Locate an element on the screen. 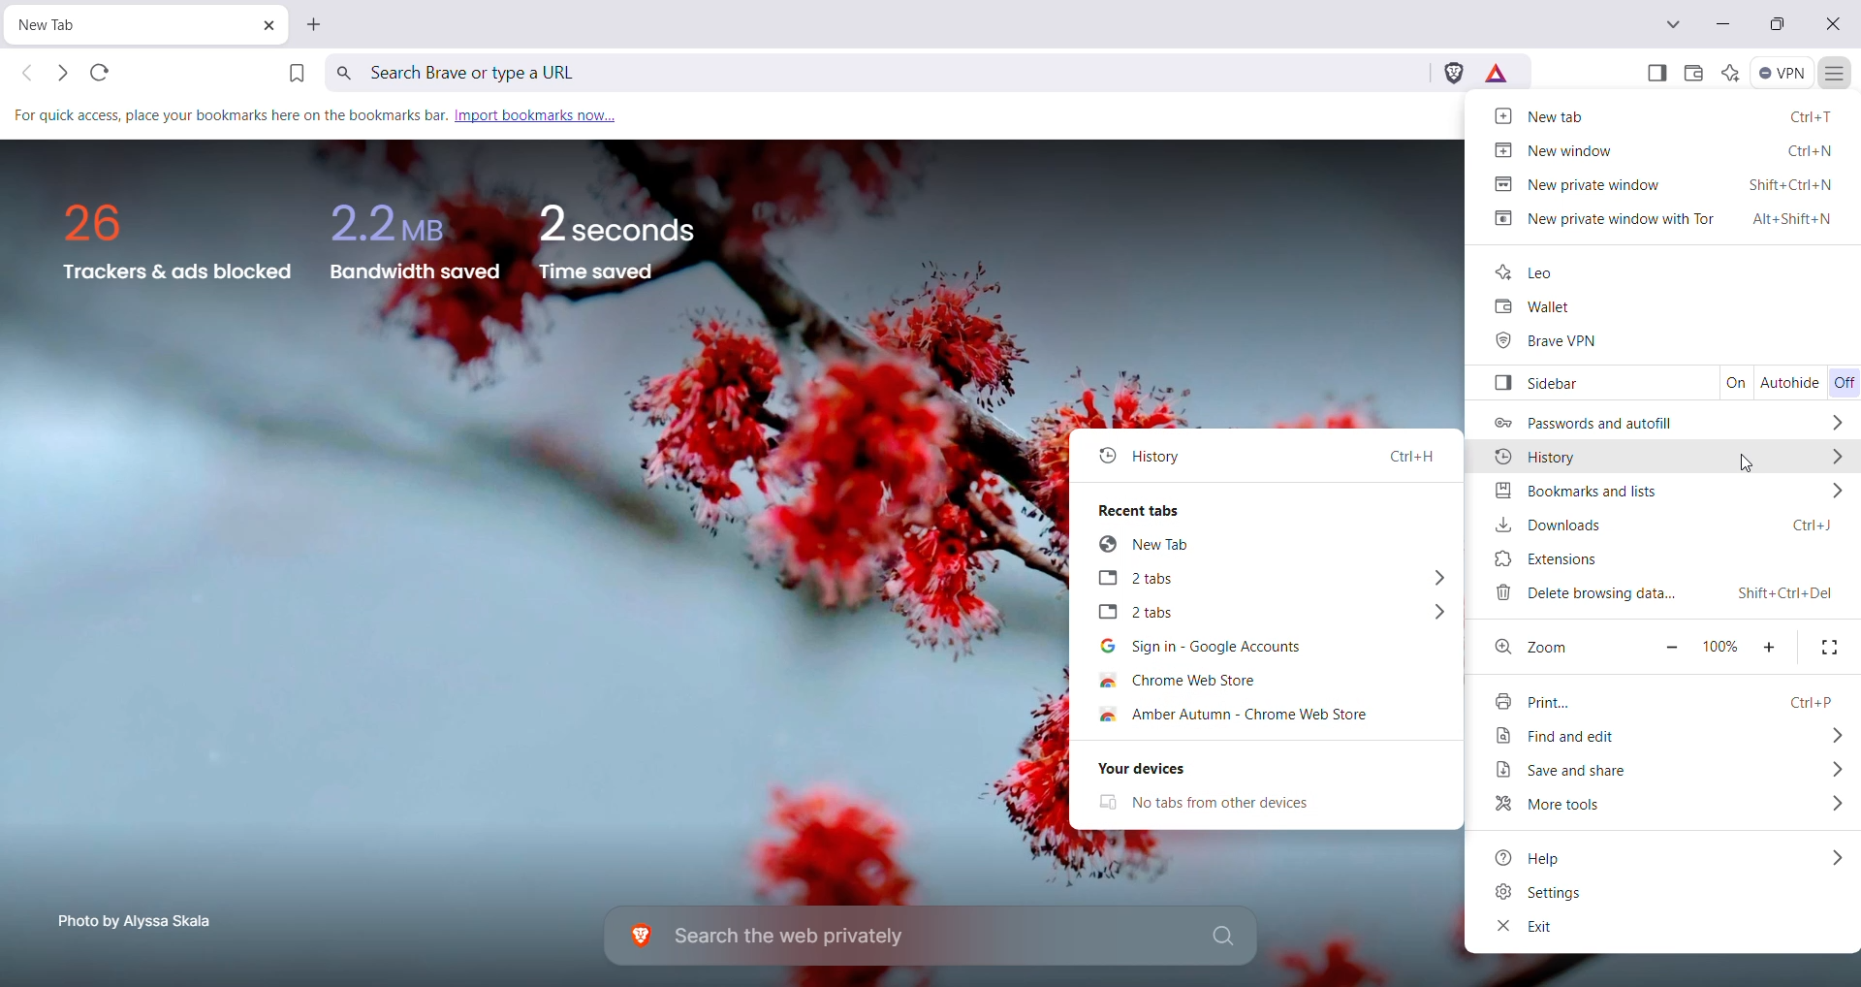 Image resolution: width=1861 pixels, height=987 pixels. Brave Wallet is located at coordinates (1689, 73).